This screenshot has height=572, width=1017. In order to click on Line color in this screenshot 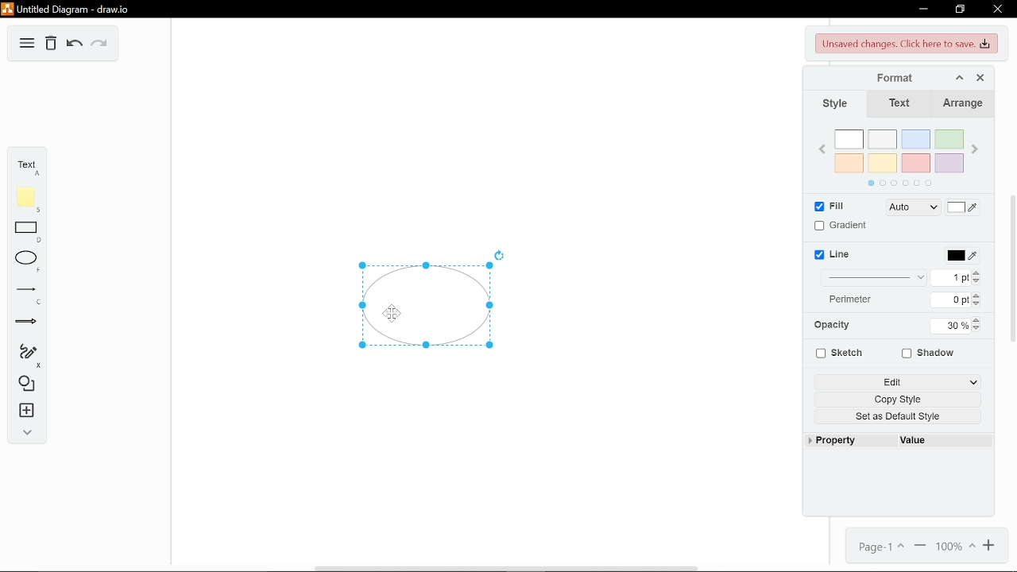, I will do `click(835, 254)`.